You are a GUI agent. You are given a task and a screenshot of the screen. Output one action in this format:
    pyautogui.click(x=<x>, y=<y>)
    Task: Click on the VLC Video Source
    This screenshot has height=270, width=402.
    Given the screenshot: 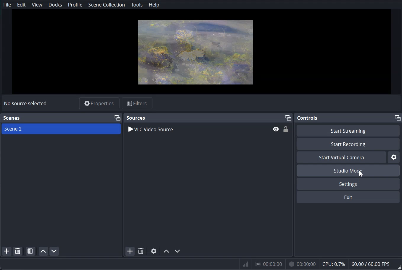 What is the action you would take?
    pyautogui.click(x=197, y=129)
    